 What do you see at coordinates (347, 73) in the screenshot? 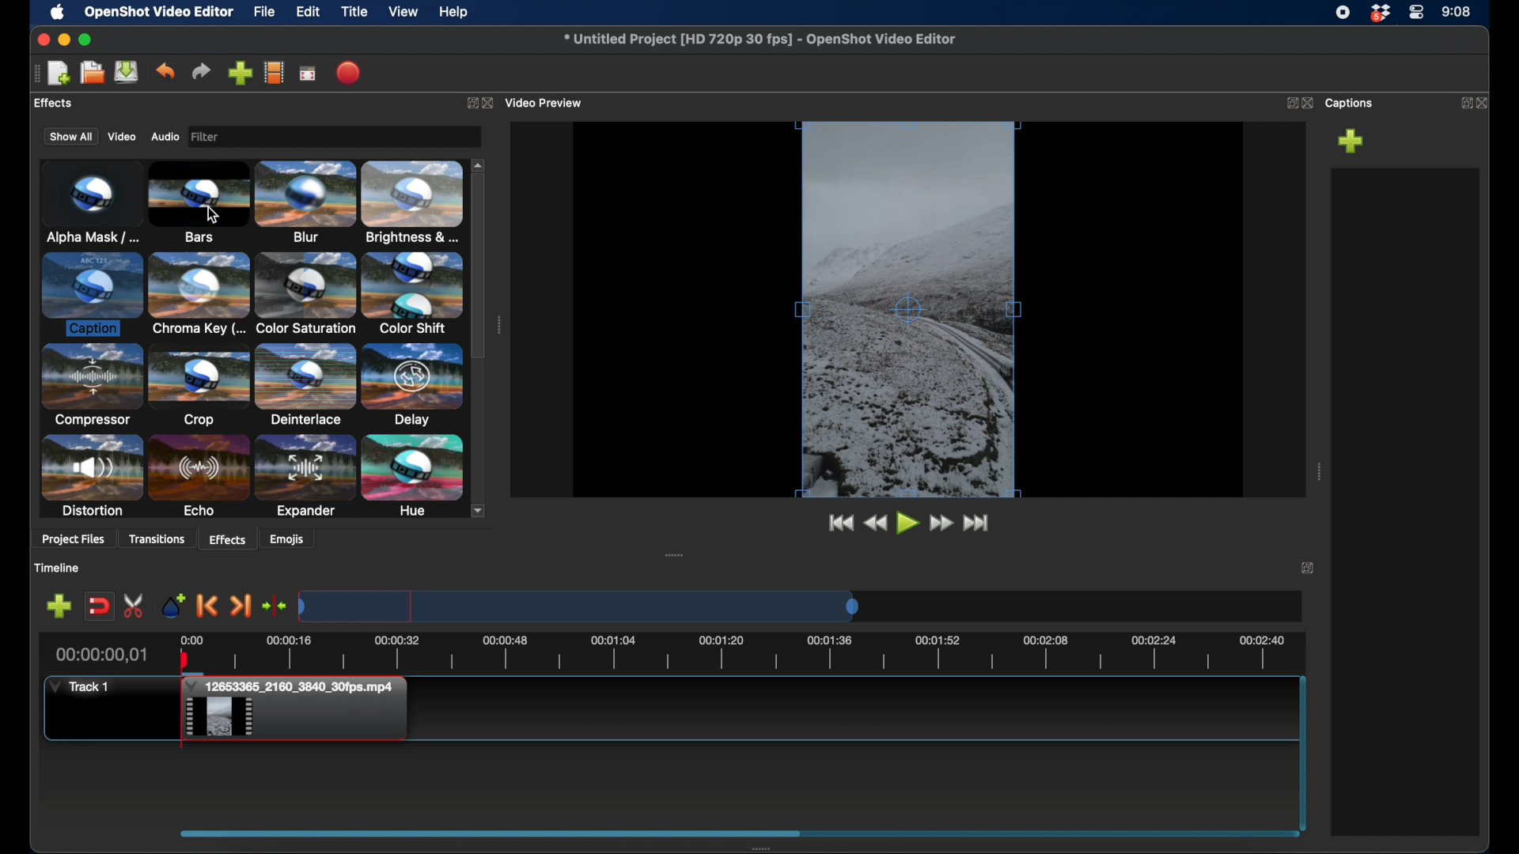
I see `export video` at bounding box center [347, 73].